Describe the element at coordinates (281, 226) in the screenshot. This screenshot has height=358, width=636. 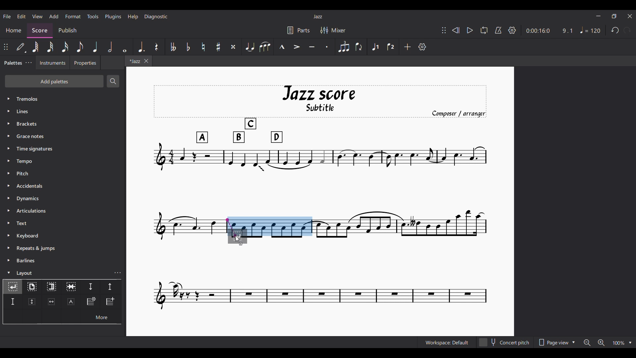
I see `Selected measure highlighted` at that location.